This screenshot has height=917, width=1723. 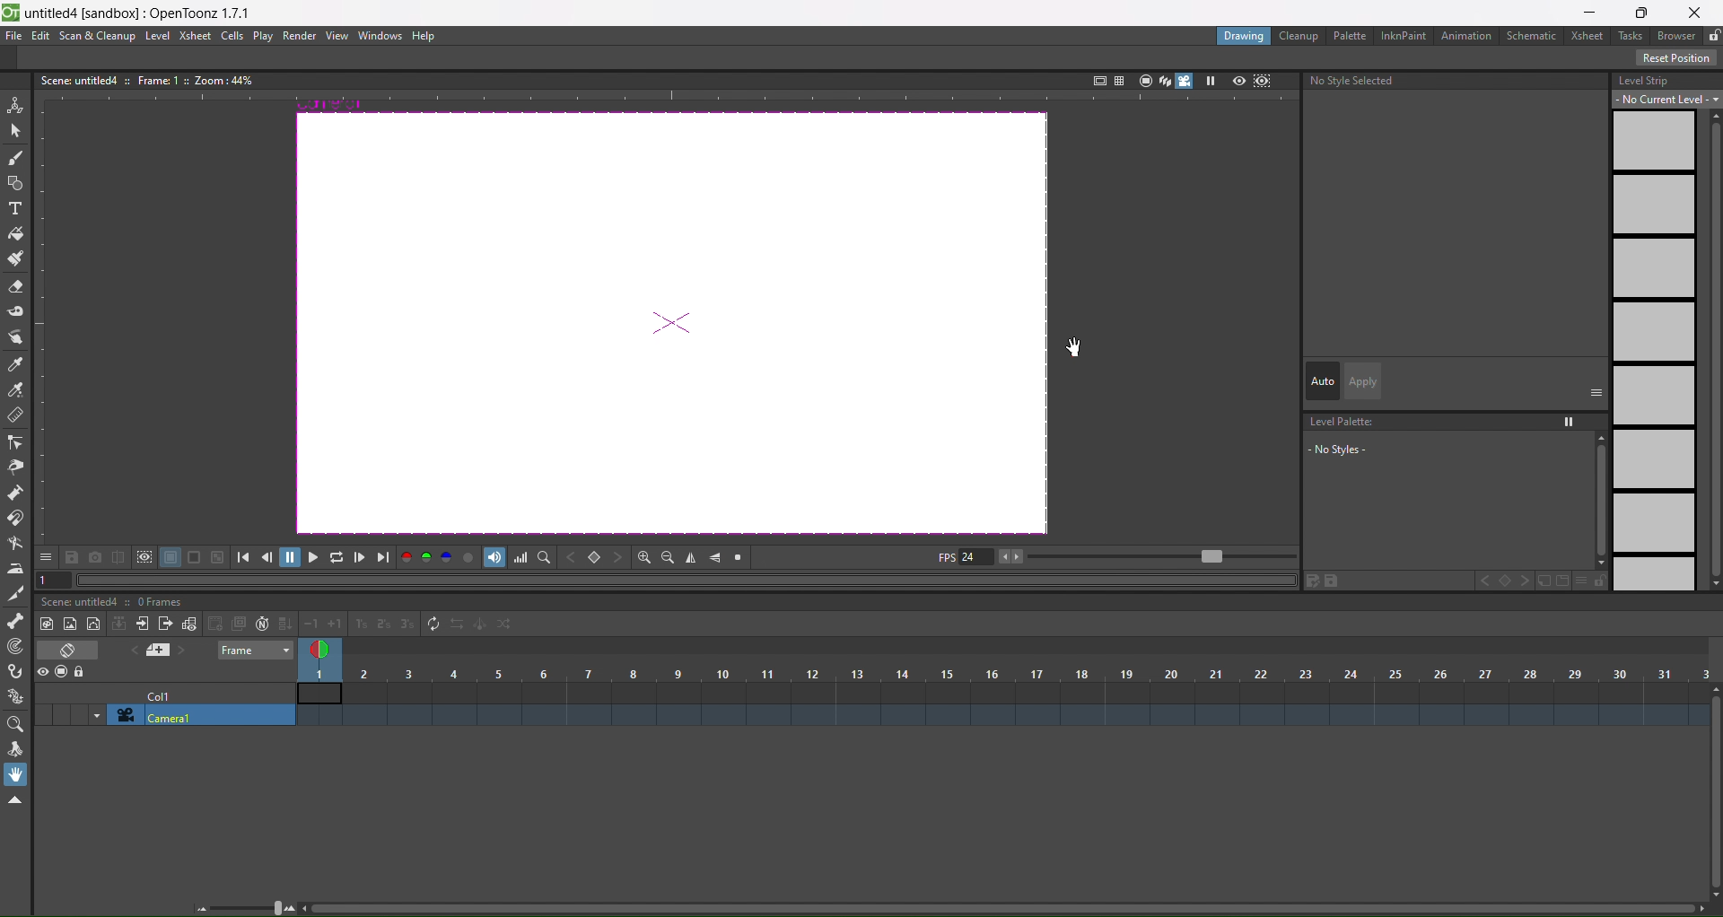 I want to click on locator, so click(x=545, y=558).